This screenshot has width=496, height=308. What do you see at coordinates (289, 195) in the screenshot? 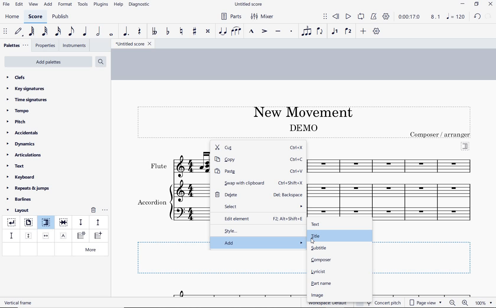
I see `Shortcut key` at bounding box center [289, 195].